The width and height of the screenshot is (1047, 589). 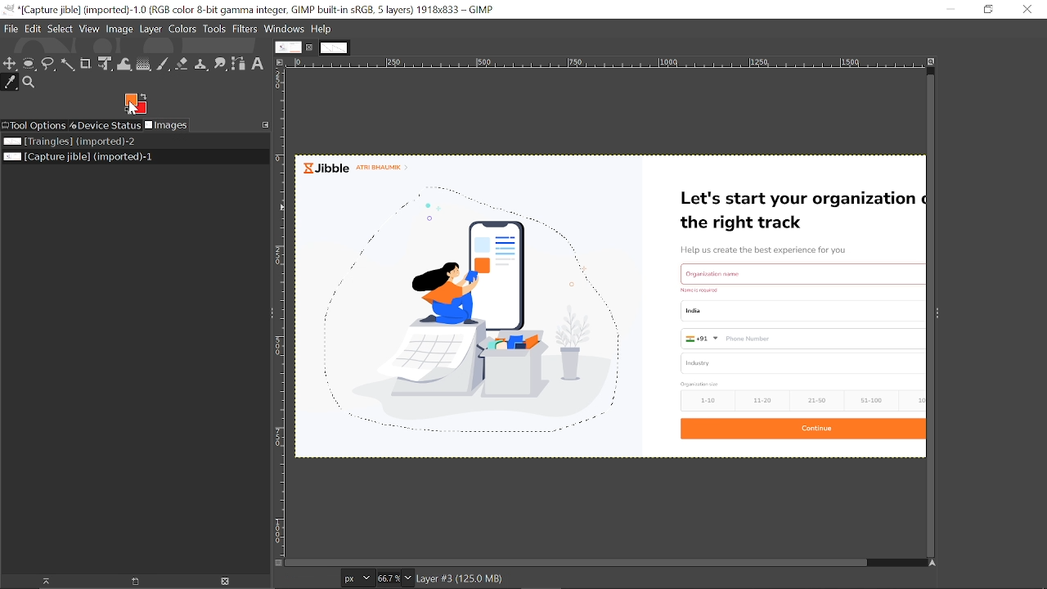 What do you see at coordinates (124, 65) in the screenshot?
I see `Wrap text tool` at bounding box center [124, 65].